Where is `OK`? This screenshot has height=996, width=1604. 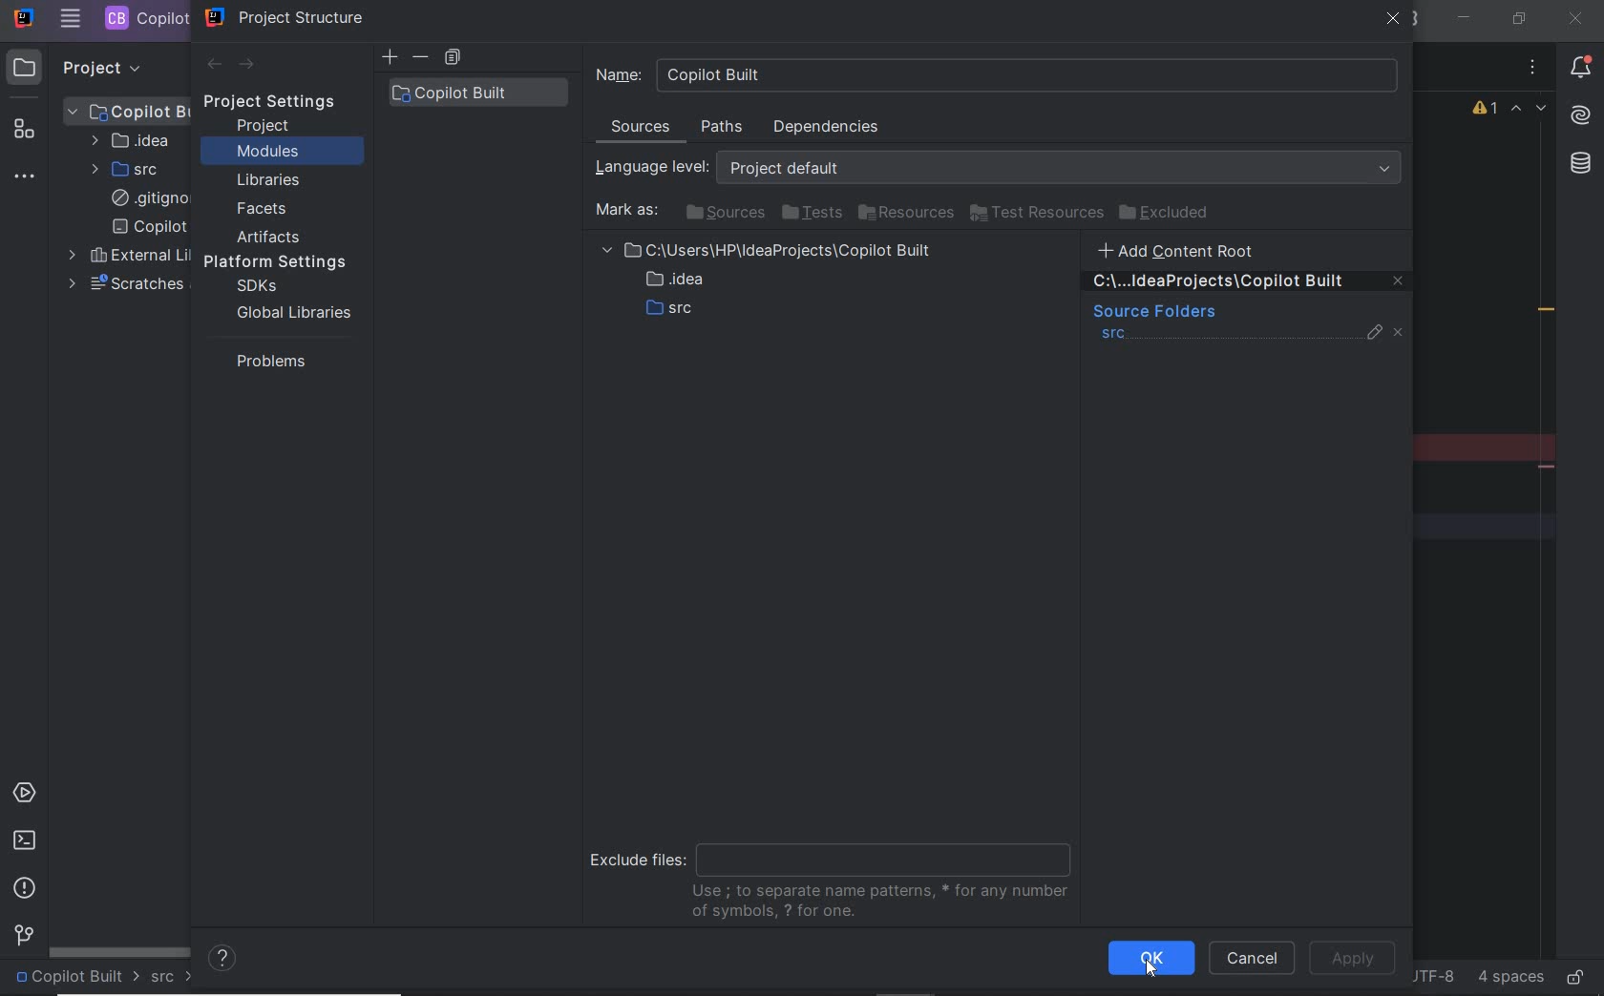 OK is located at coordinates (1151, 958).